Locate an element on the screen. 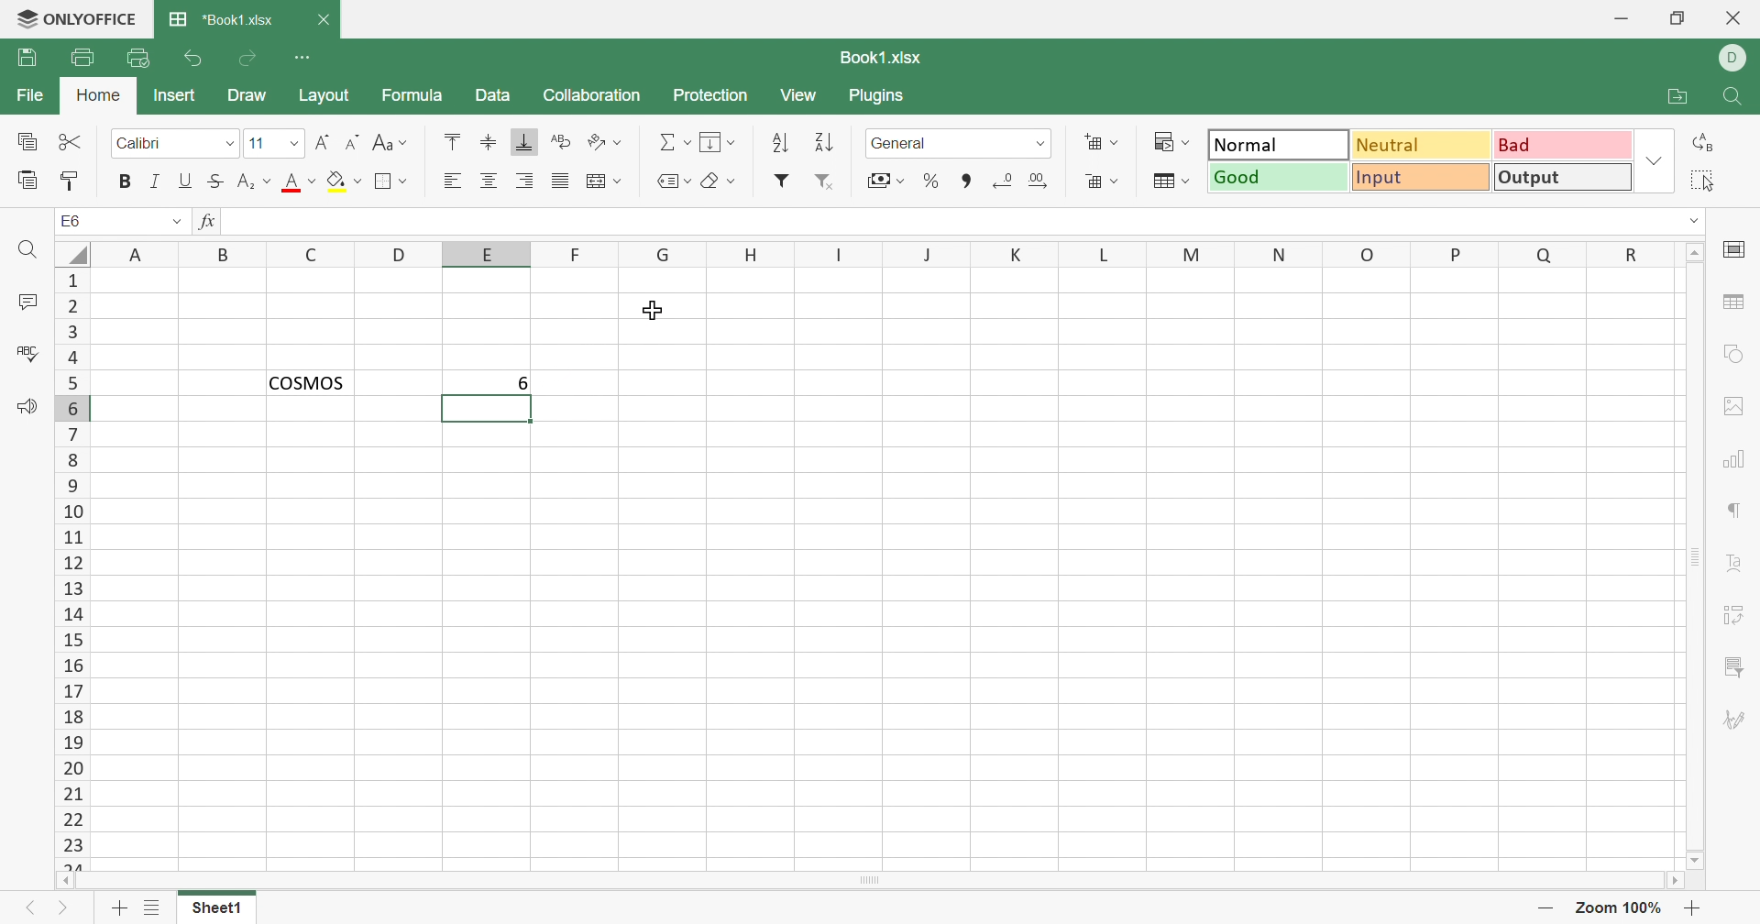  Filter is located at coordinates (781, 181).